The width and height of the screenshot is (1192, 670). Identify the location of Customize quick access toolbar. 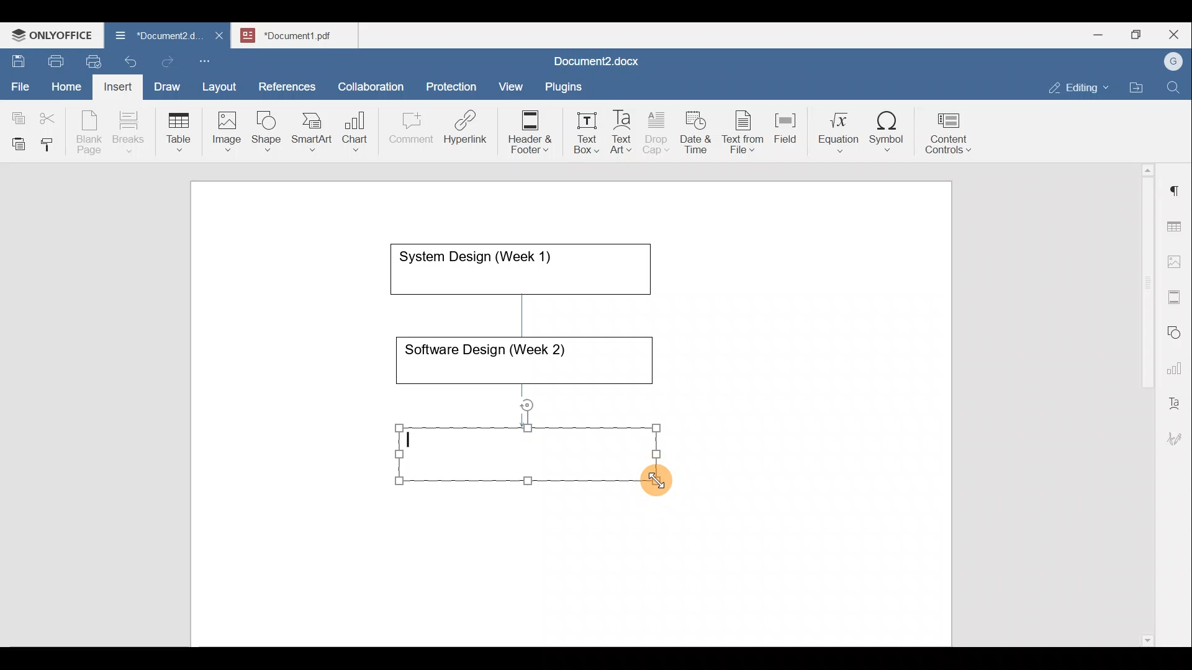
(209, 59).